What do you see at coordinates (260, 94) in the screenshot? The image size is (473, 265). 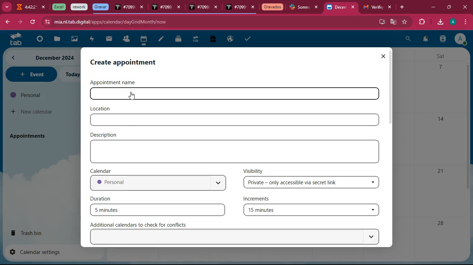 I see `type` at bounding box center [260, 94].